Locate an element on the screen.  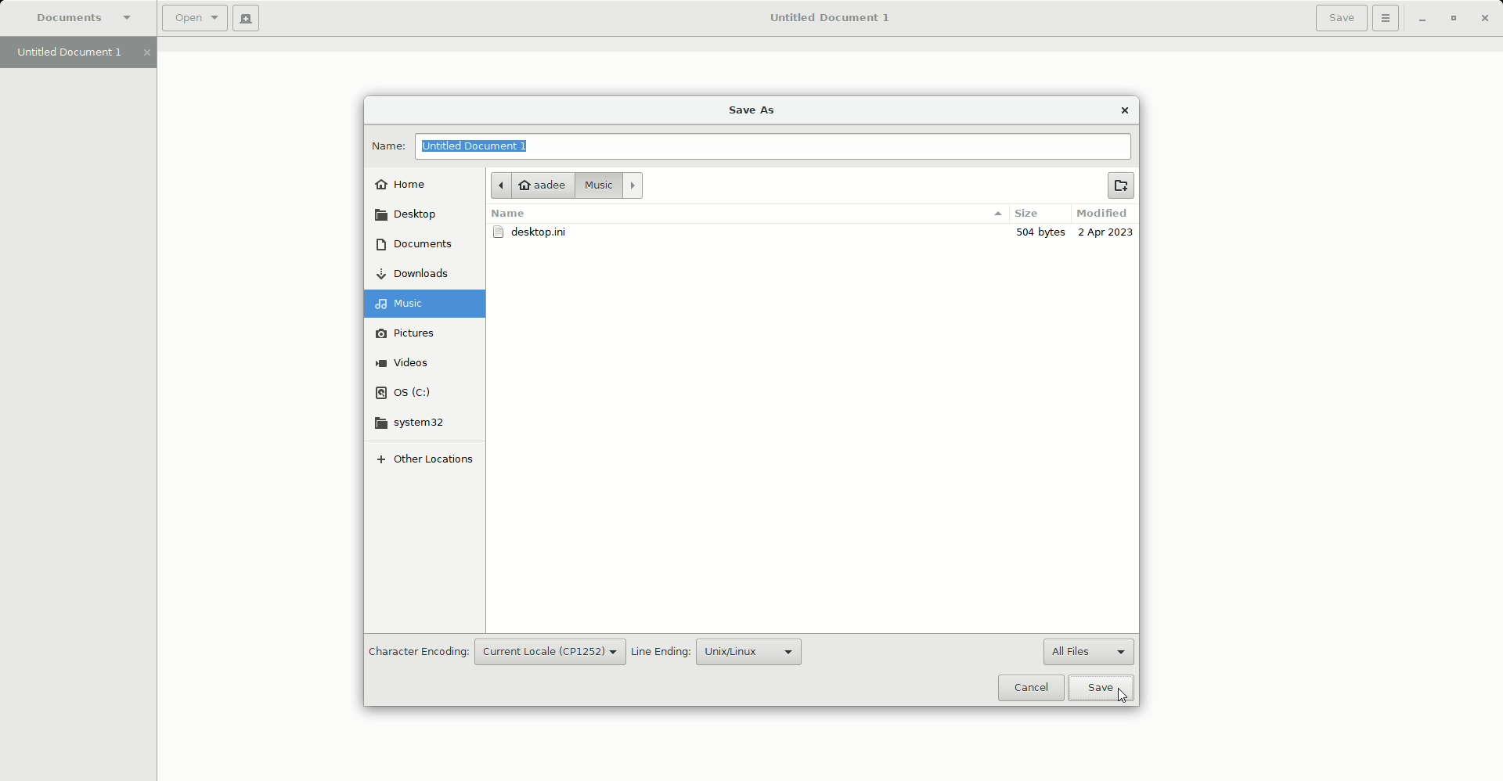
Music is located at coordinates (611, 185).